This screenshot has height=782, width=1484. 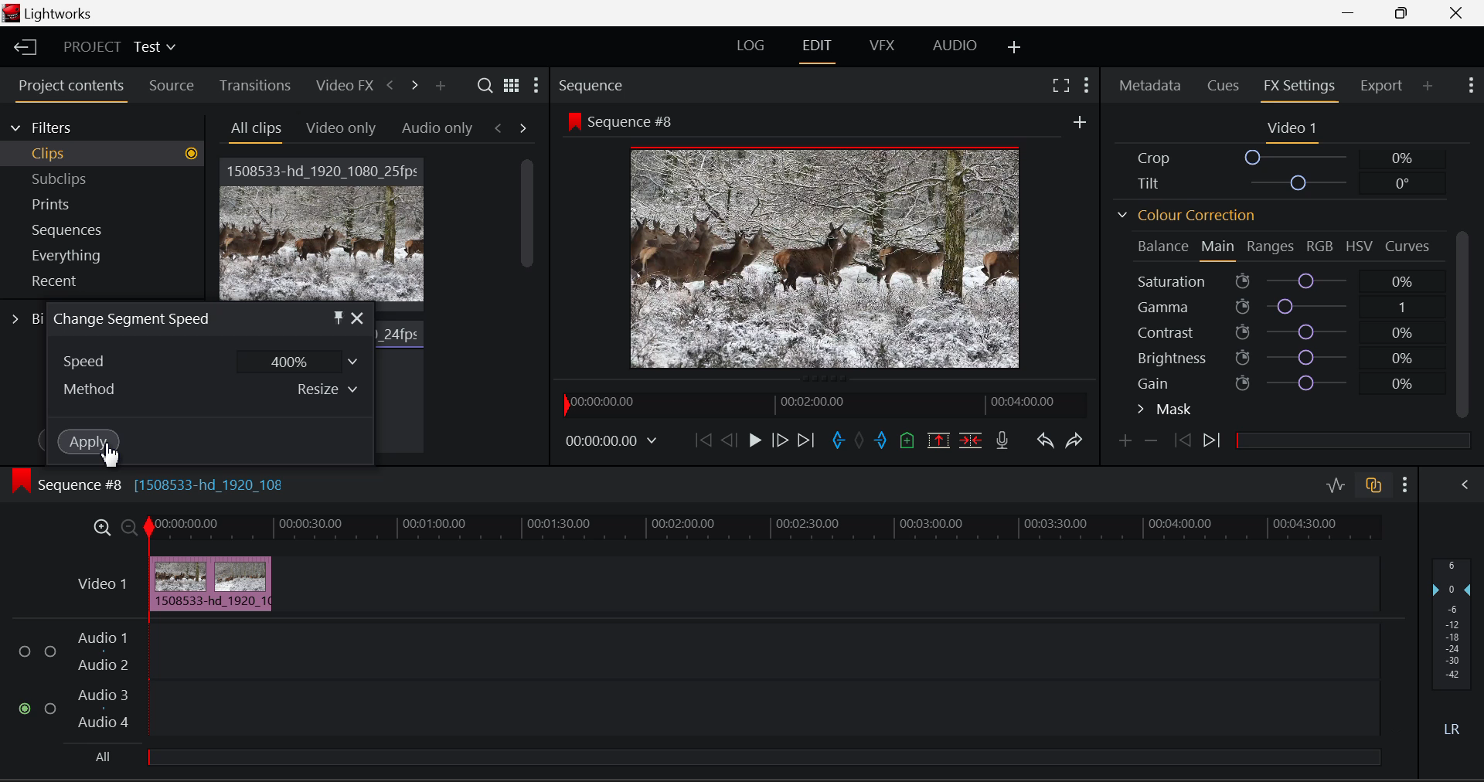 What do you see at coordinates (938, 438) in the screenshot?
I see `Remove marked section` at bounding box center [938, 438].